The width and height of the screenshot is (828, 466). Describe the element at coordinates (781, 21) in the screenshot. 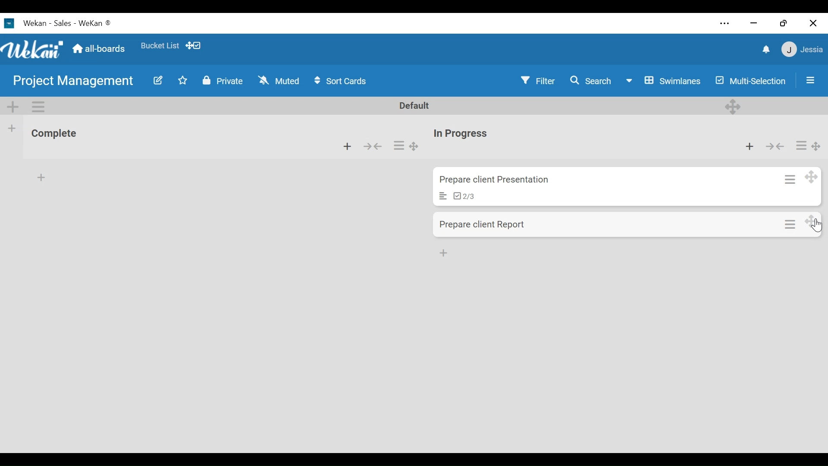

I see `Restore` at that location.